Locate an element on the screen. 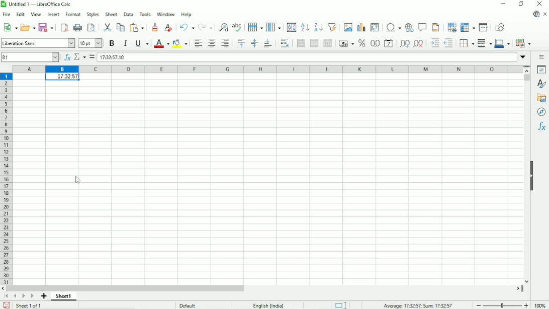  Conditional is located at coordinates (523, 43).